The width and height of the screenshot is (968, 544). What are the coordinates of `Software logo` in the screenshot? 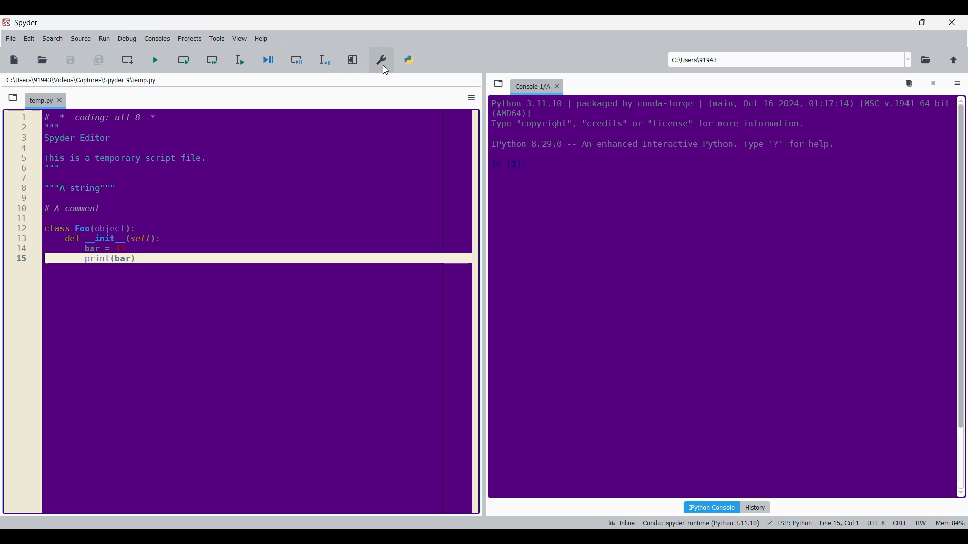 It's located at (7, 22).